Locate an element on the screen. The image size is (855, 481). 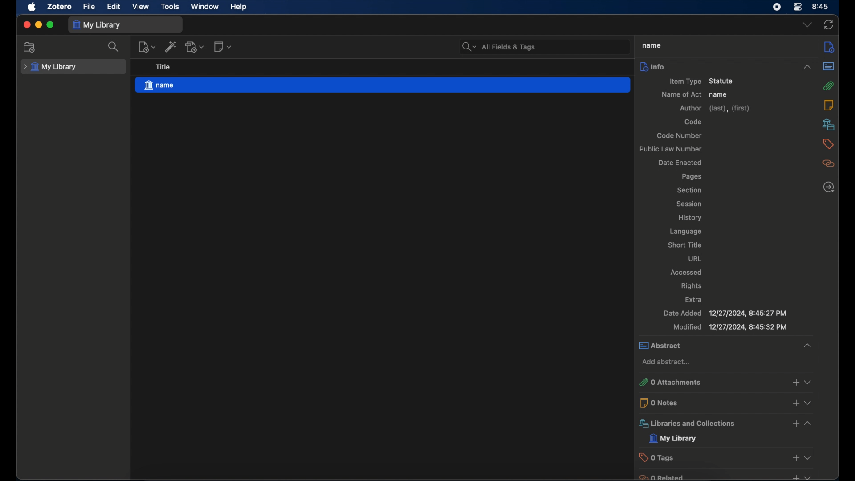
file is located at coordinates (89, 6).